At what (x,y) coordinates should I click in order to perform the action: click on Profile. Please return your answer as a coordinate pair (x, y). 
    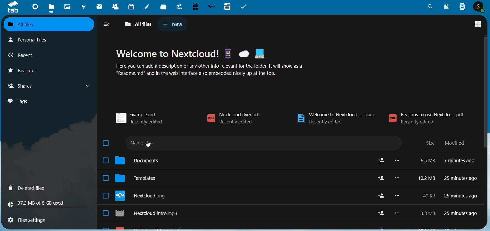
    Looking at the image, I should click on (480, 7).